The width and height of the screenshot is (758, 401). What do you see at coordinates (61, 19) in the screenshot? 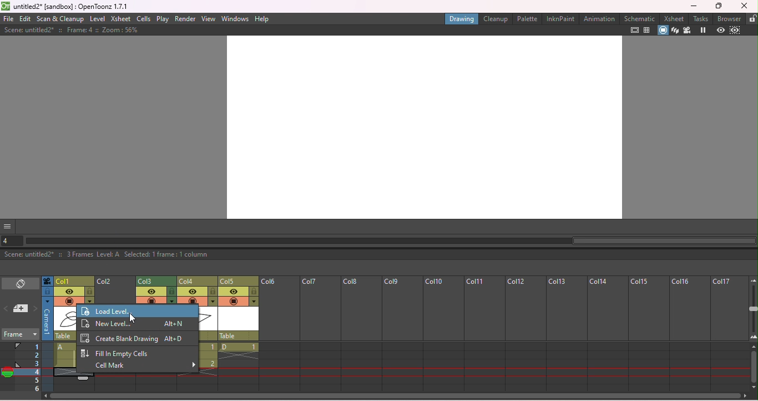
I see `Scan & Cleanup` at bounding box center [61, 19].